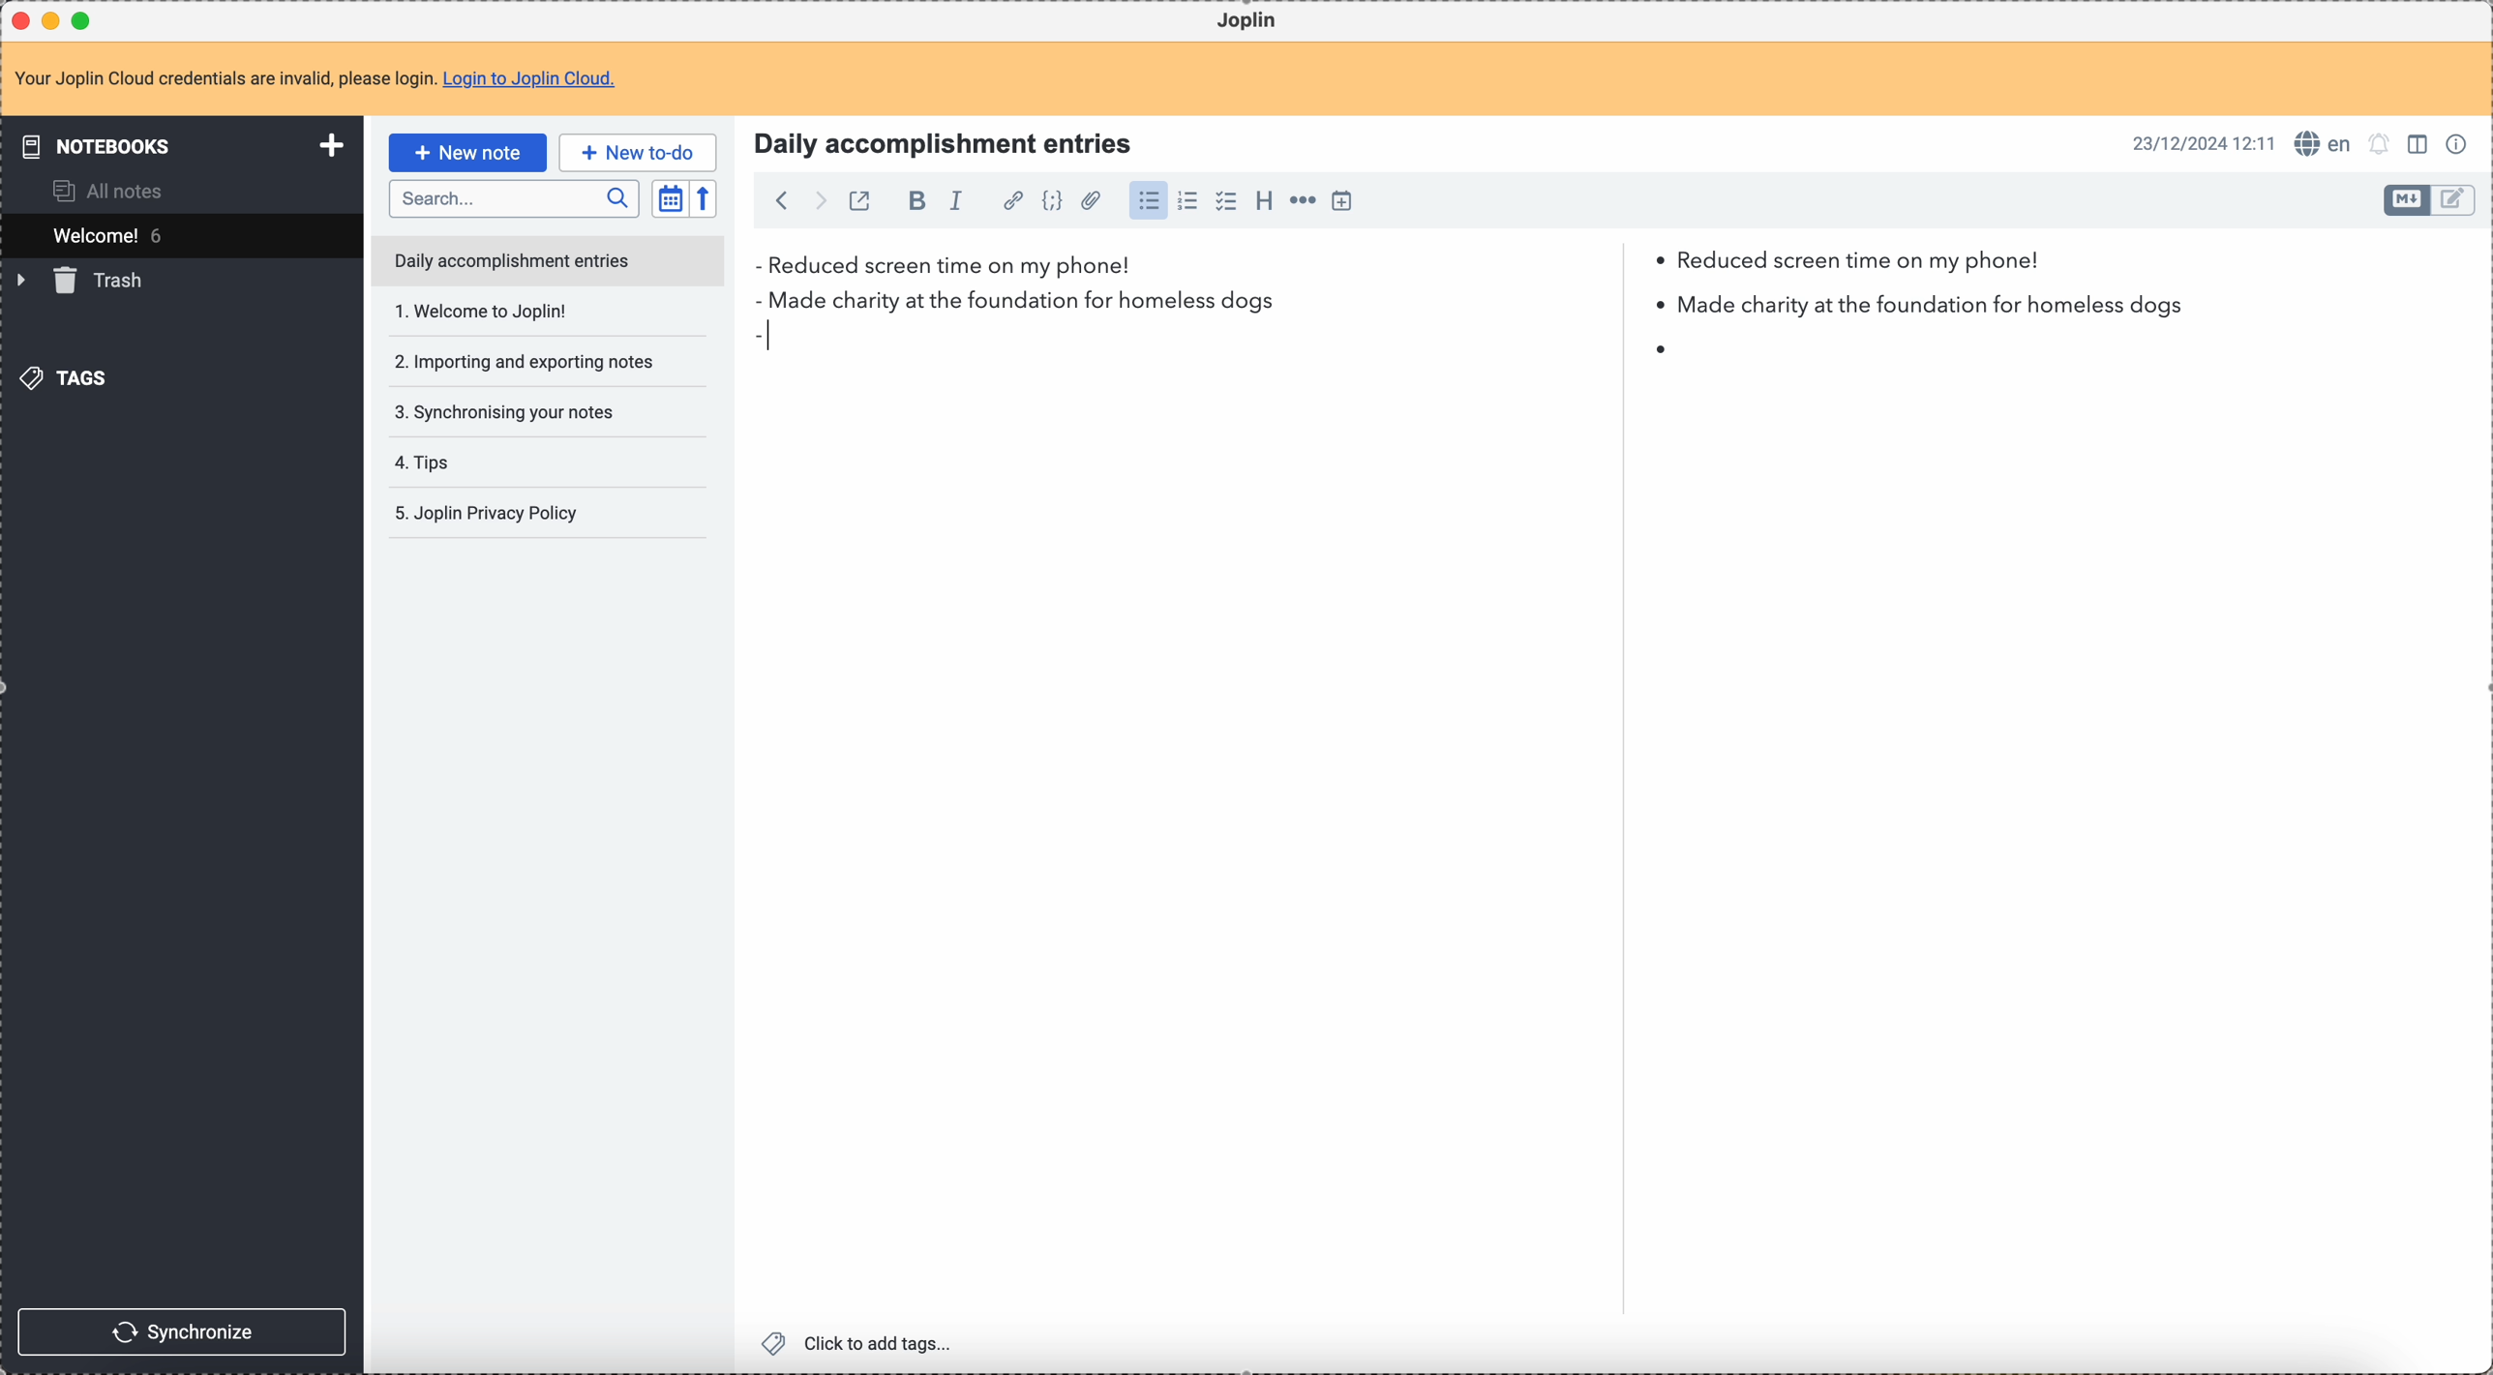 The image size is (2493, 1375). I want to click on italic, so click(965, 201).